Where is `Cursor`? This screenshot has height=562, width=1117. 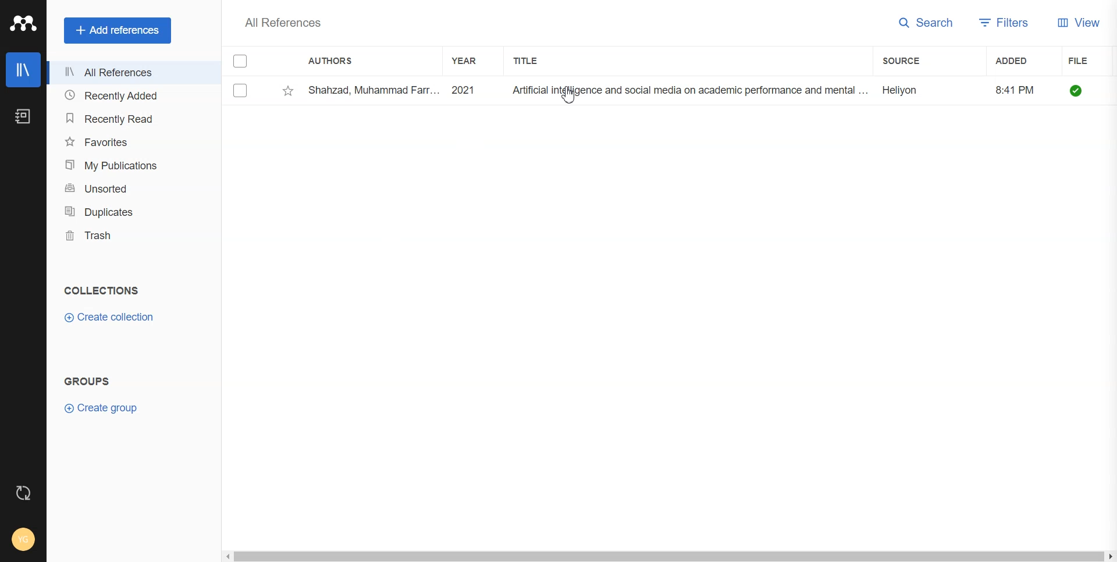 Cursor is located at coordinates (570, 94).